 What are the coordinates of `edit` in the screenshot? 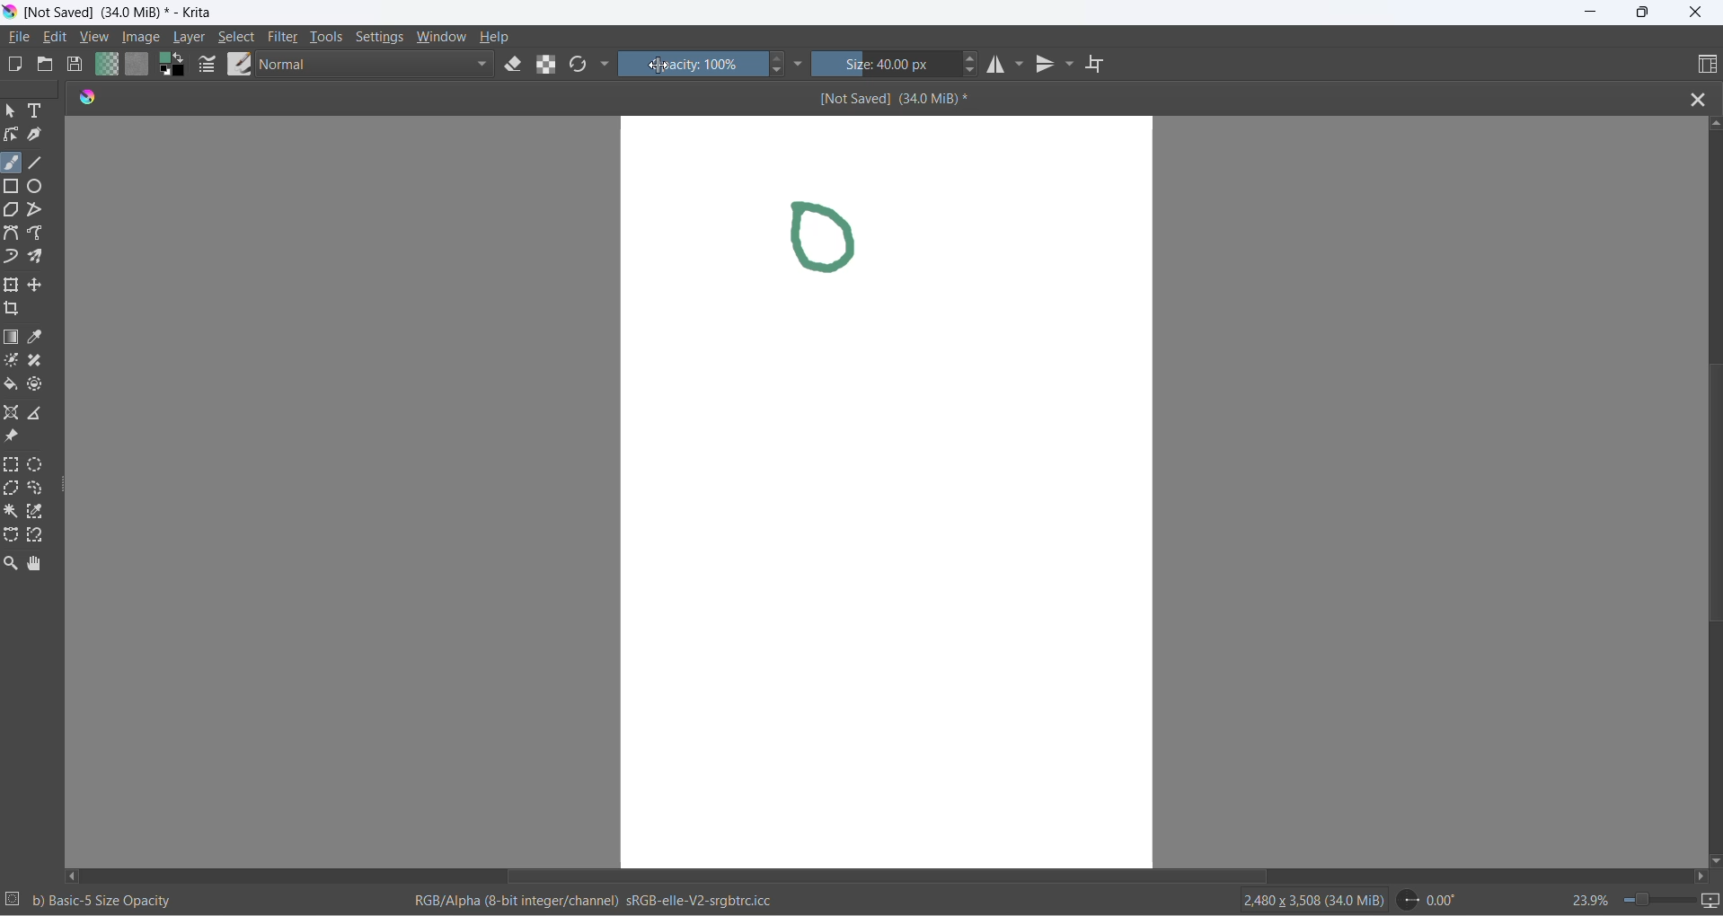 It's located at (57, 36).